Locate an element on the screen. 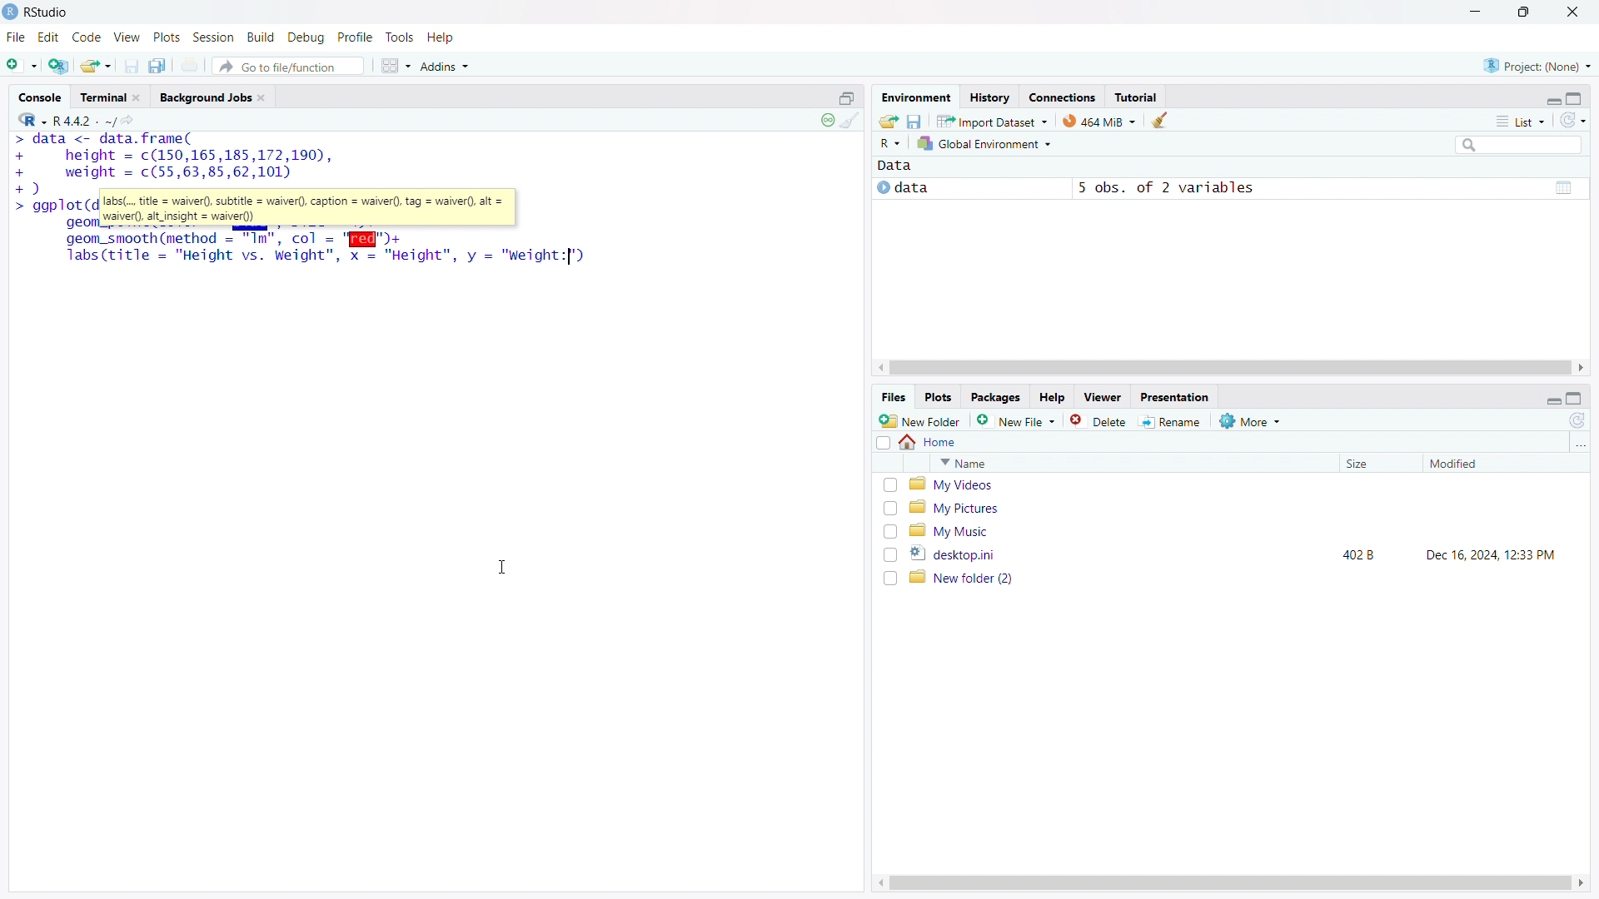  name is located at coordinates (1131, 463).